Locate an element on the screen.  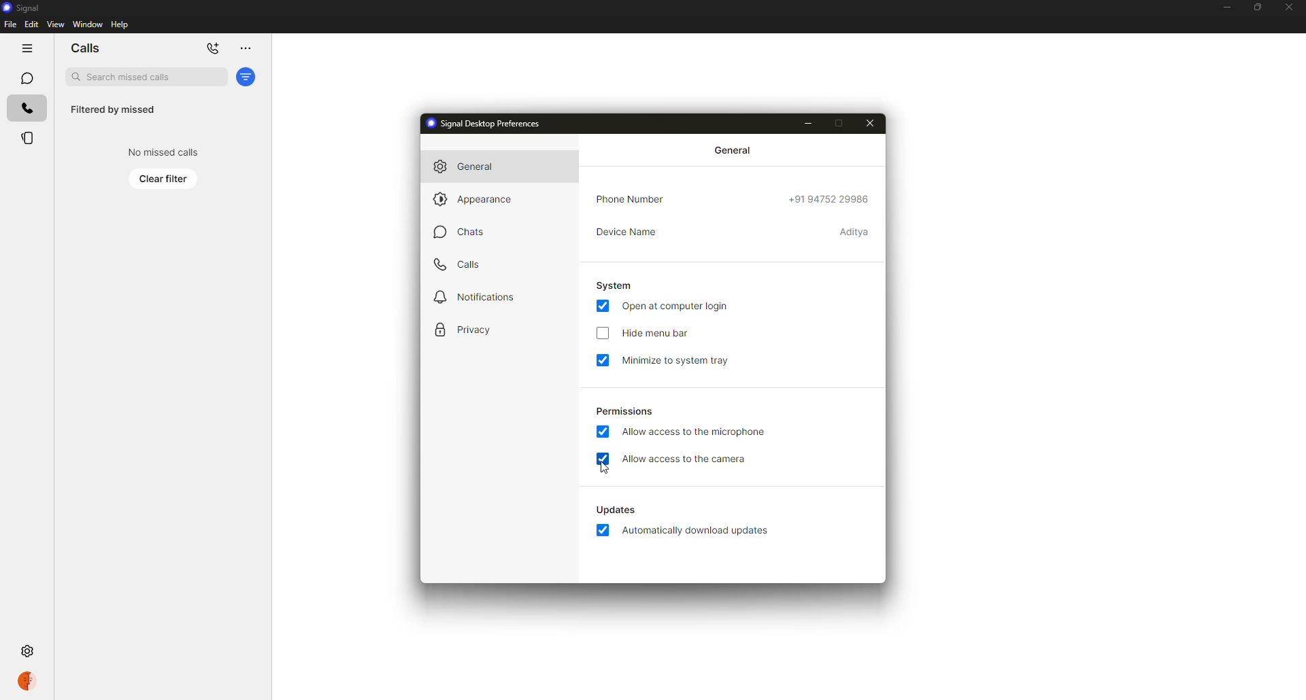
close is located at coordinates (1292, 8).